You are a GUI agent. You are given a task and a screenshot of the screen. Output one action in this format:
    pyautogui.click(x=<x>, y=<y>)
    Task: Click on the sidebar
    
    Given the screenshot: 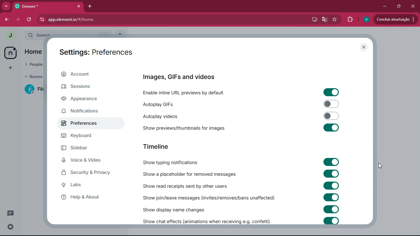 What is the action you would take?
    pyautogui.click(x=80, y=148)
    